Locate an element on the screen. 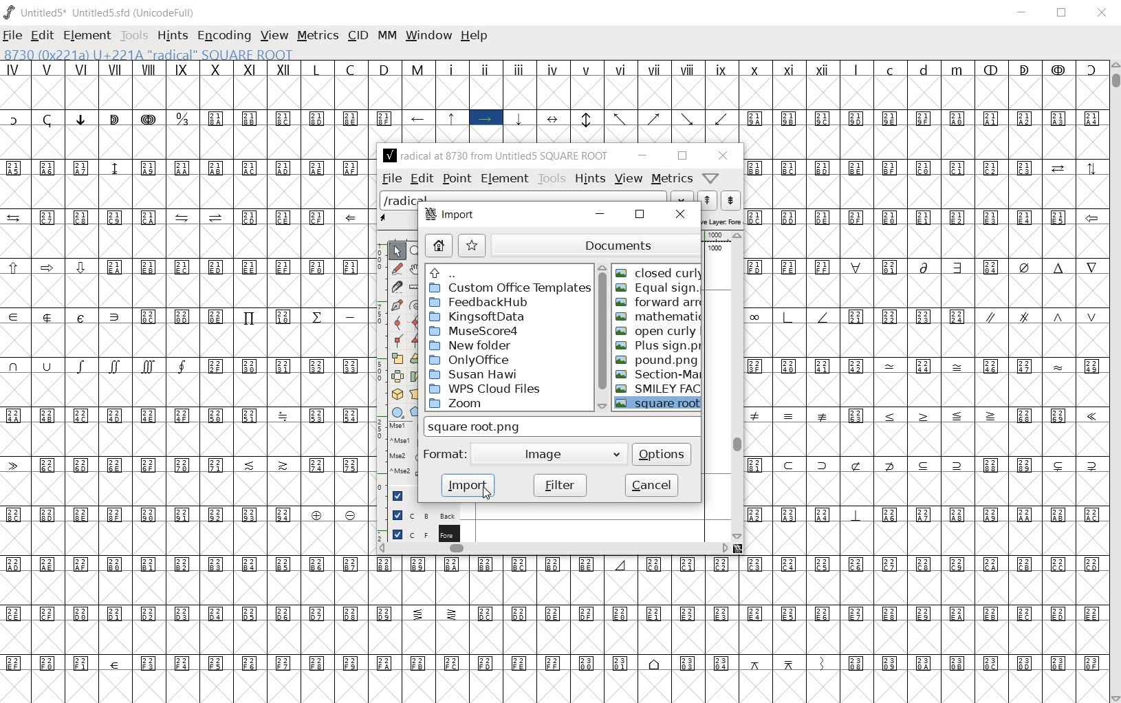 The height and width of the screenshot is (703, 1121). closed curly is located at coordinates (660, 272).